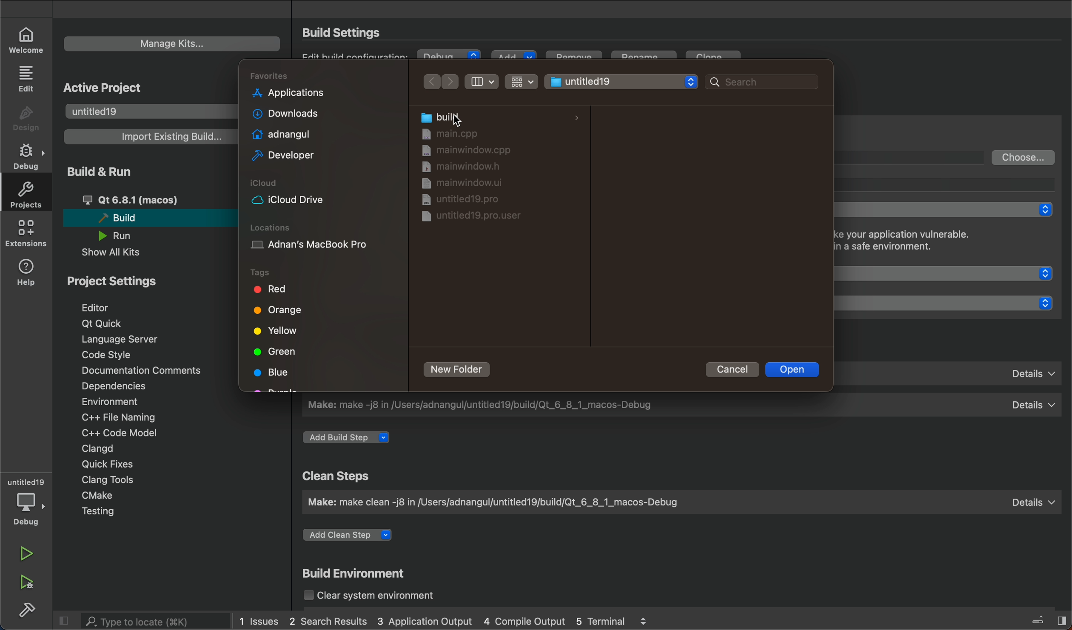 The image size is (1072, 630). Describe the element at coordinates (26, 482) in the screenshot. I see `untitled` at that location.